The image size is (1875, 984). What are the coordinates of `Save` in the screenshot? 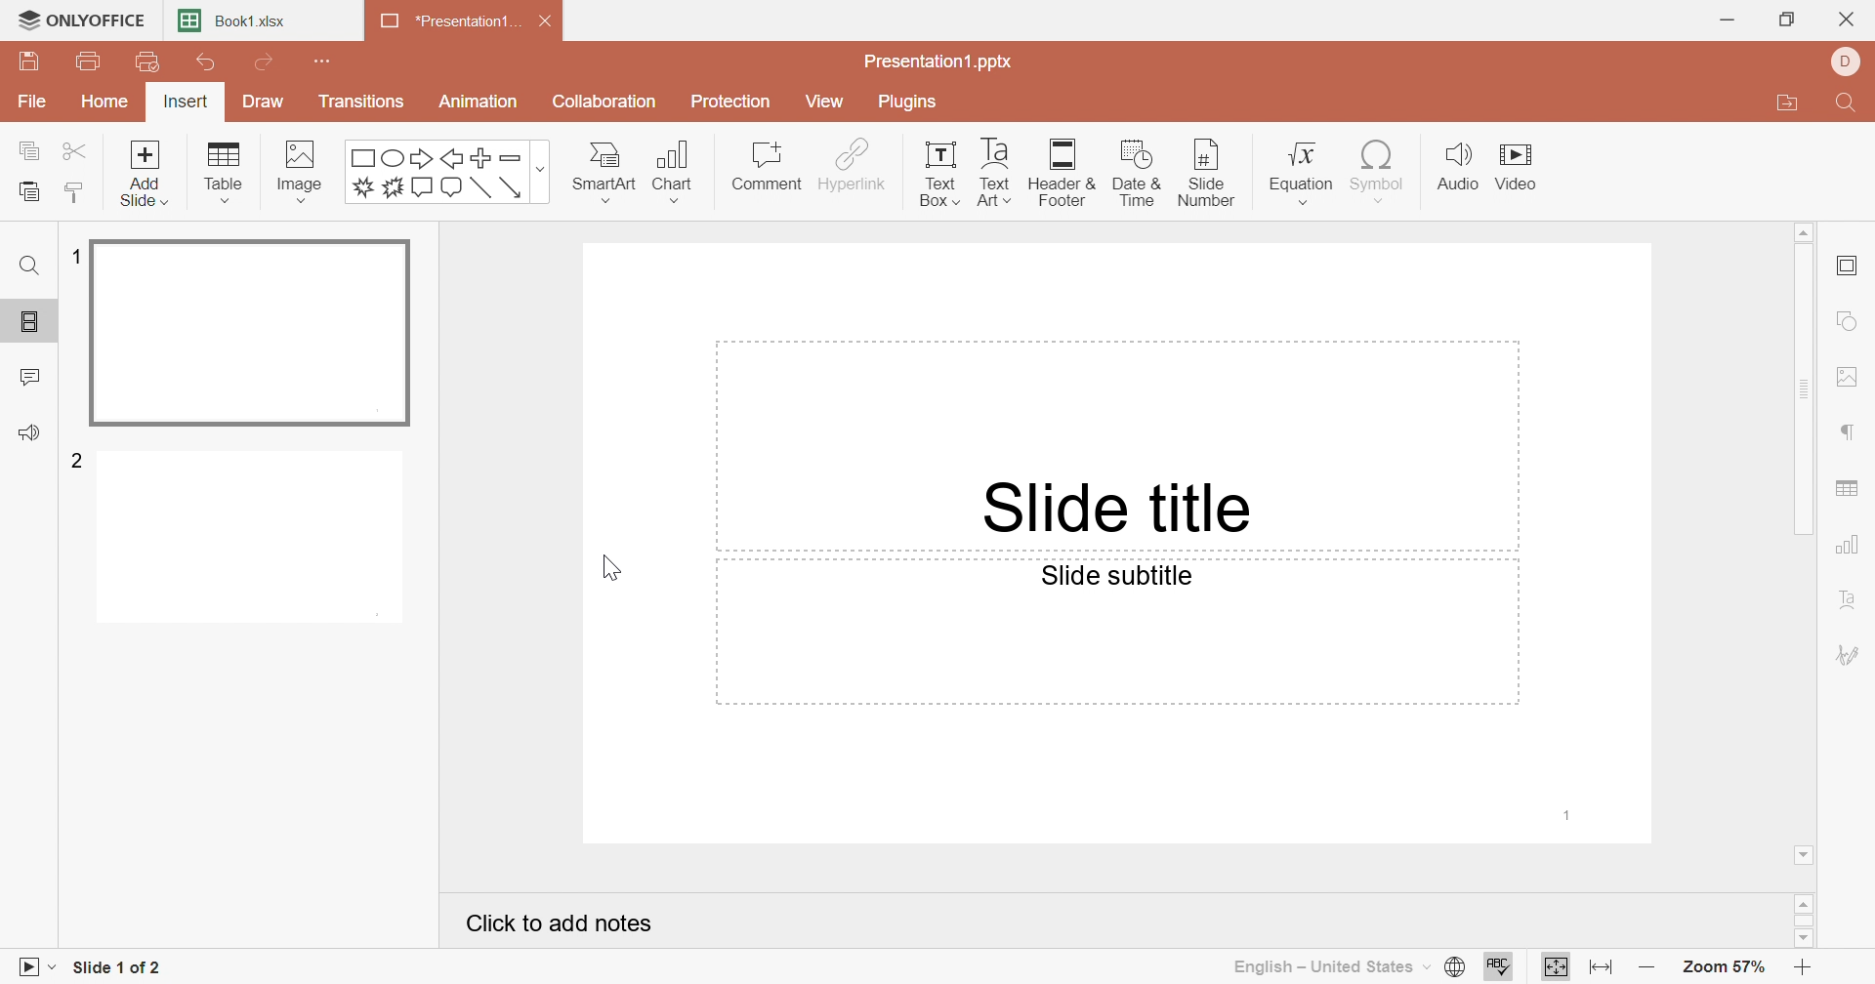 It's located at (28, 61).